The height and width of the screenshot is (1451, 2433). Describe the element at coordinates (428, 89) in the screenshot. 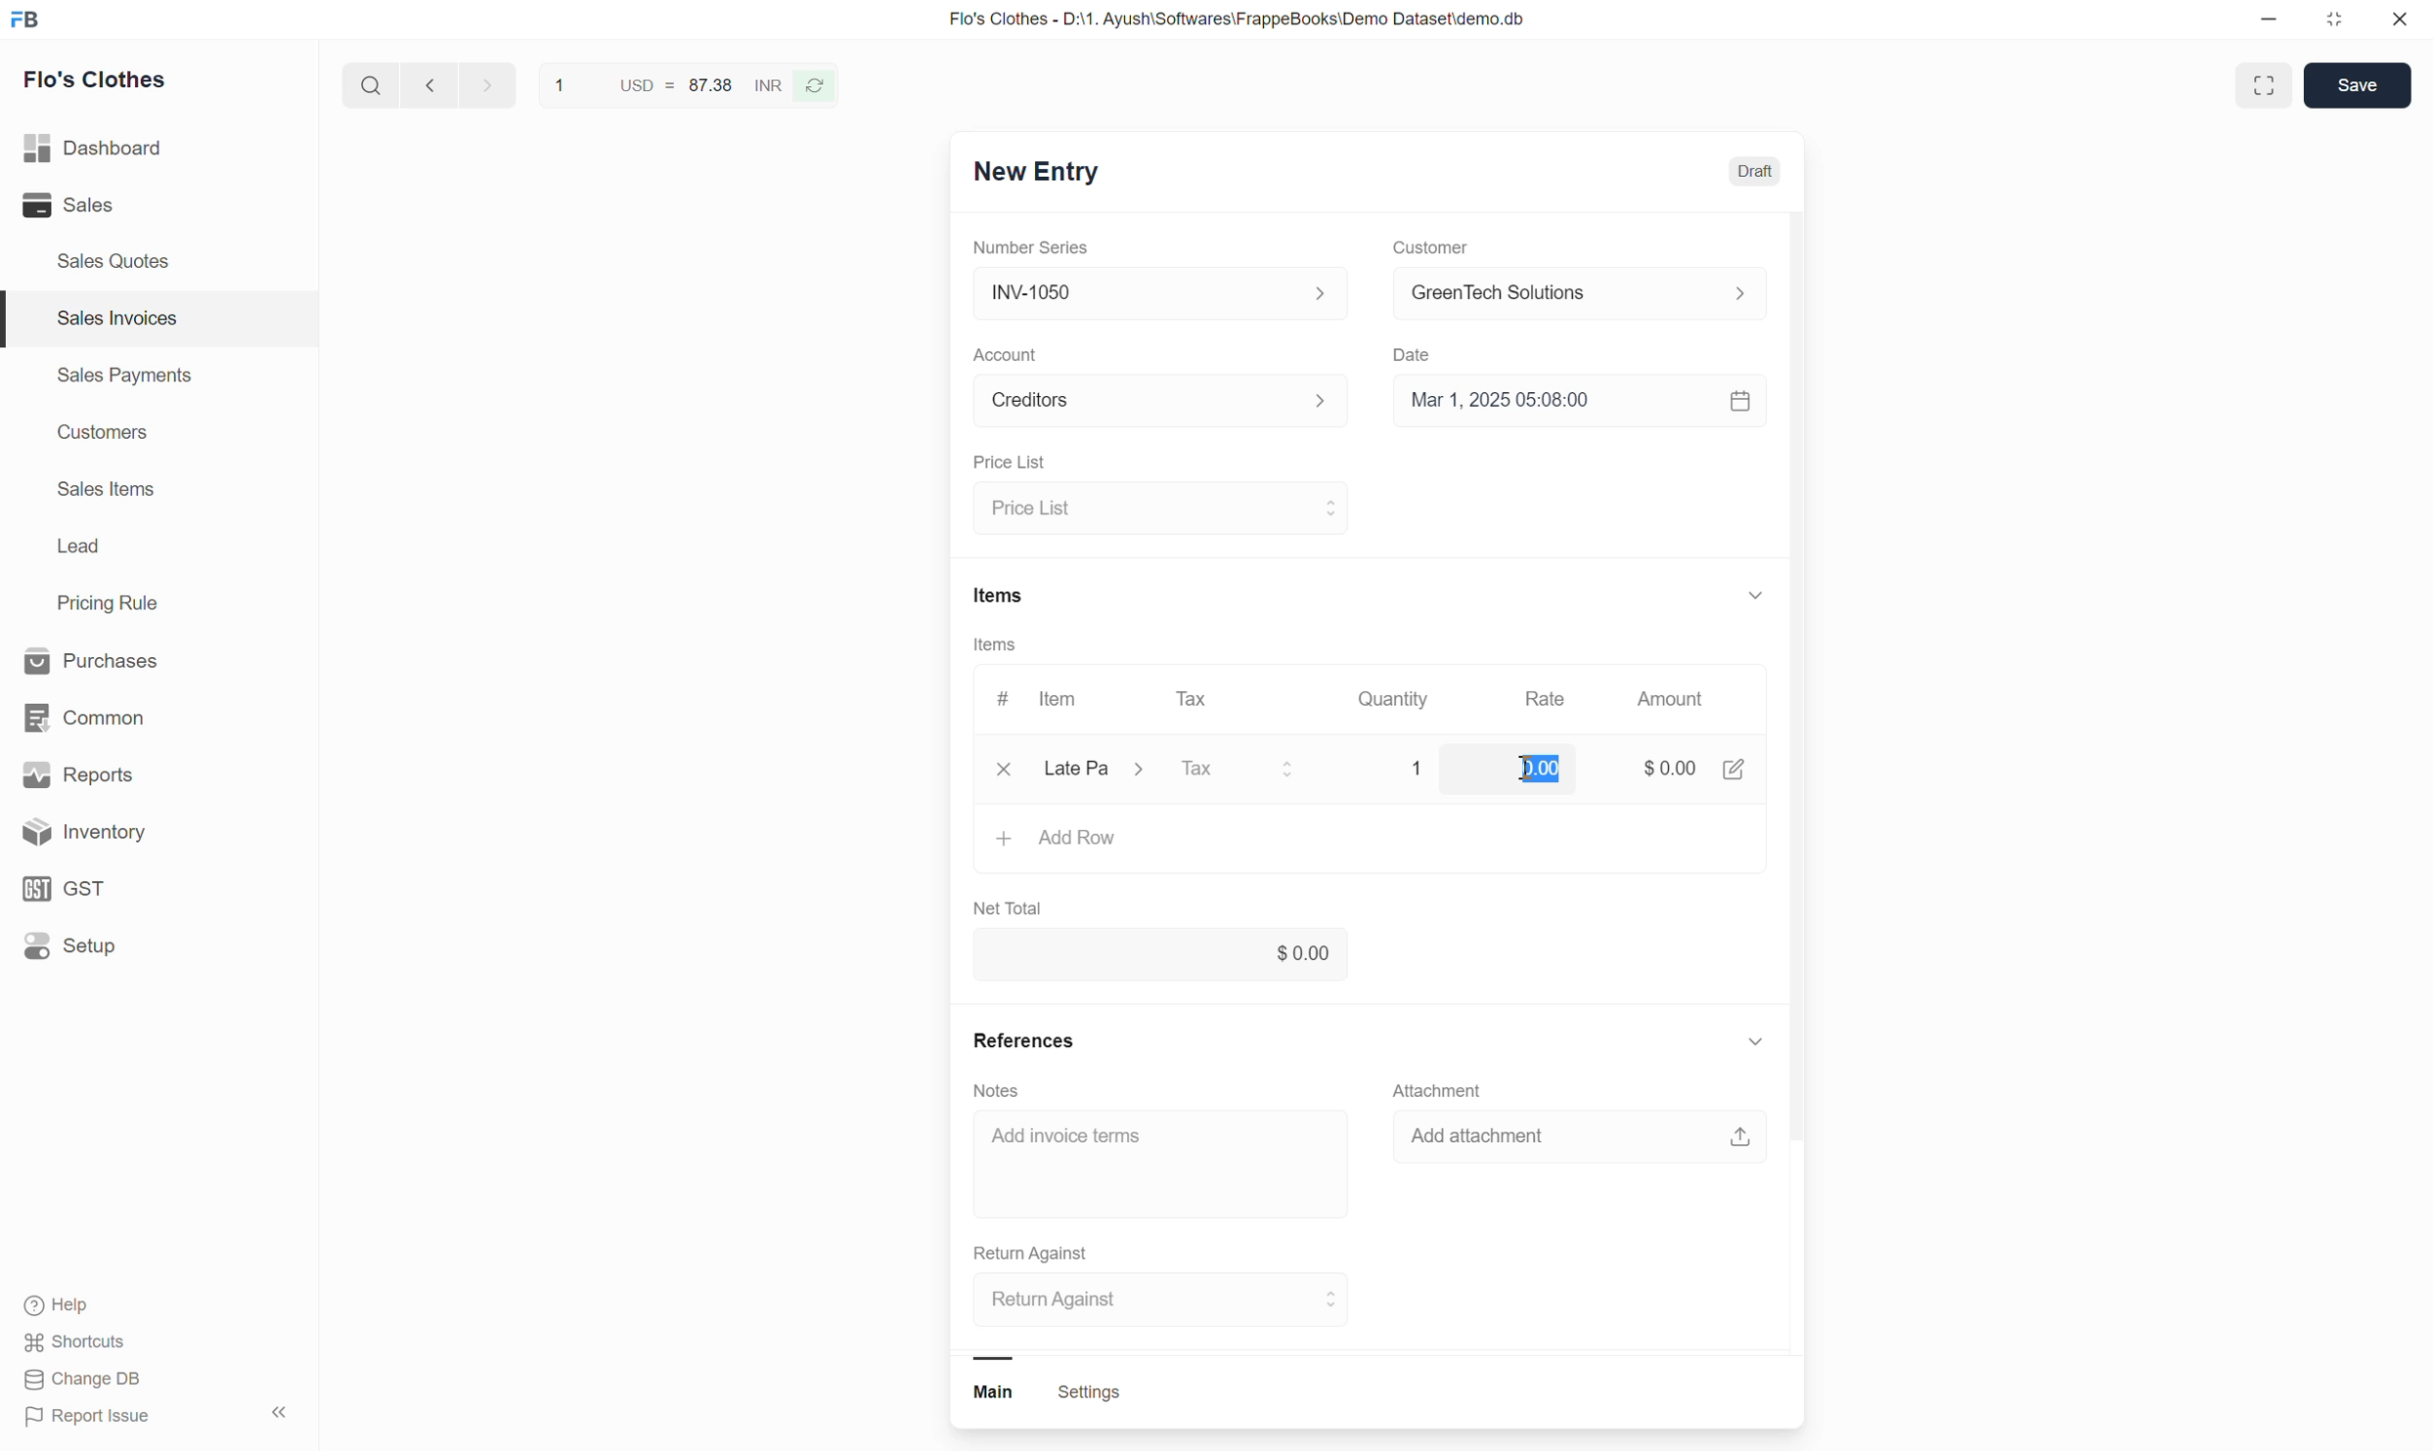

I see `go back ` at that location.